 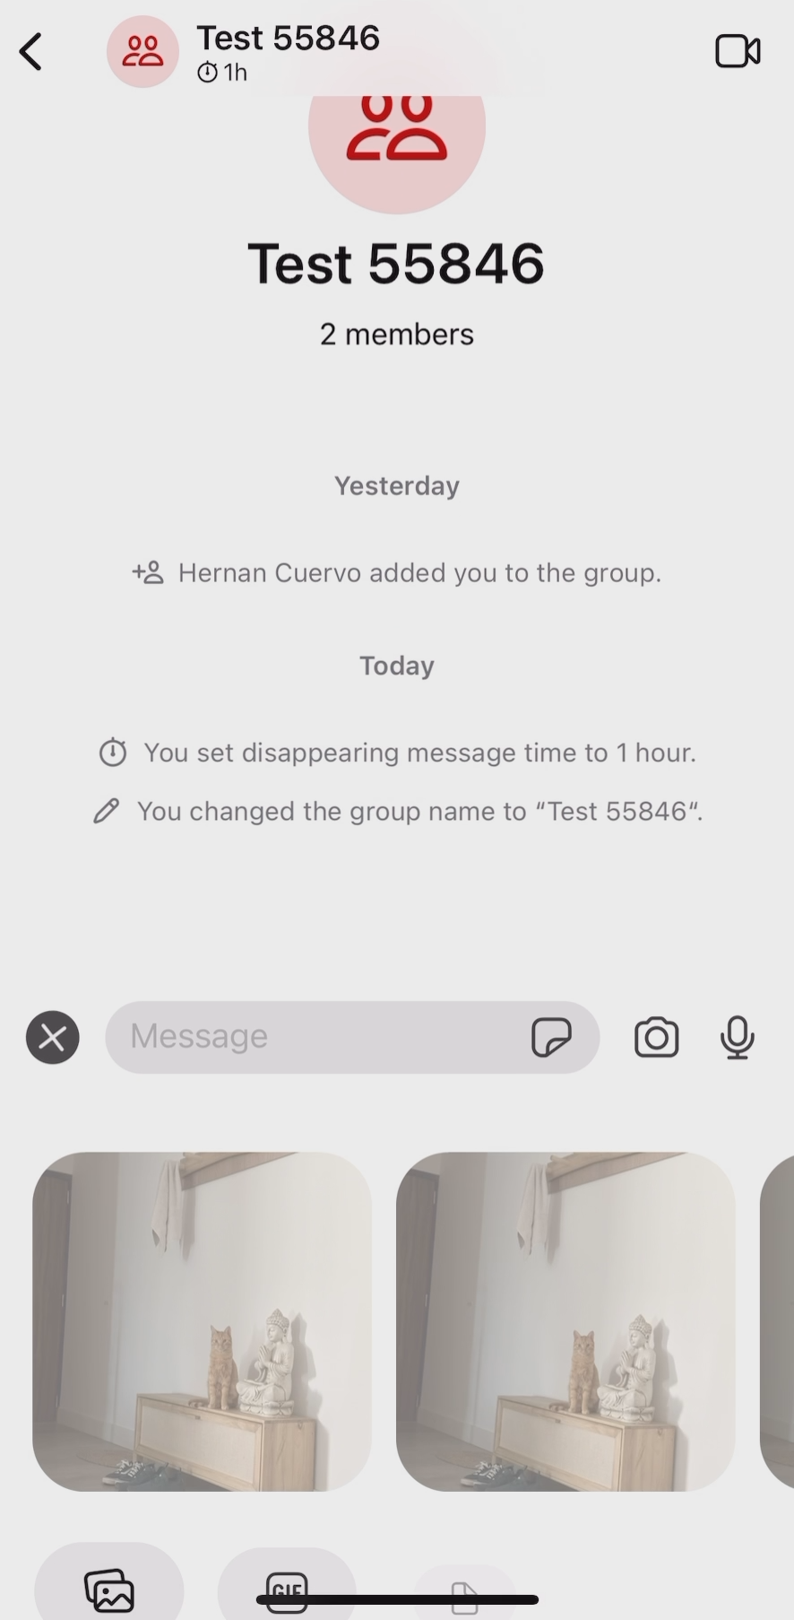 What do you see at coordinates (738, 51) in the screenshot?
I see `video call` at bounding box center [738, 51].